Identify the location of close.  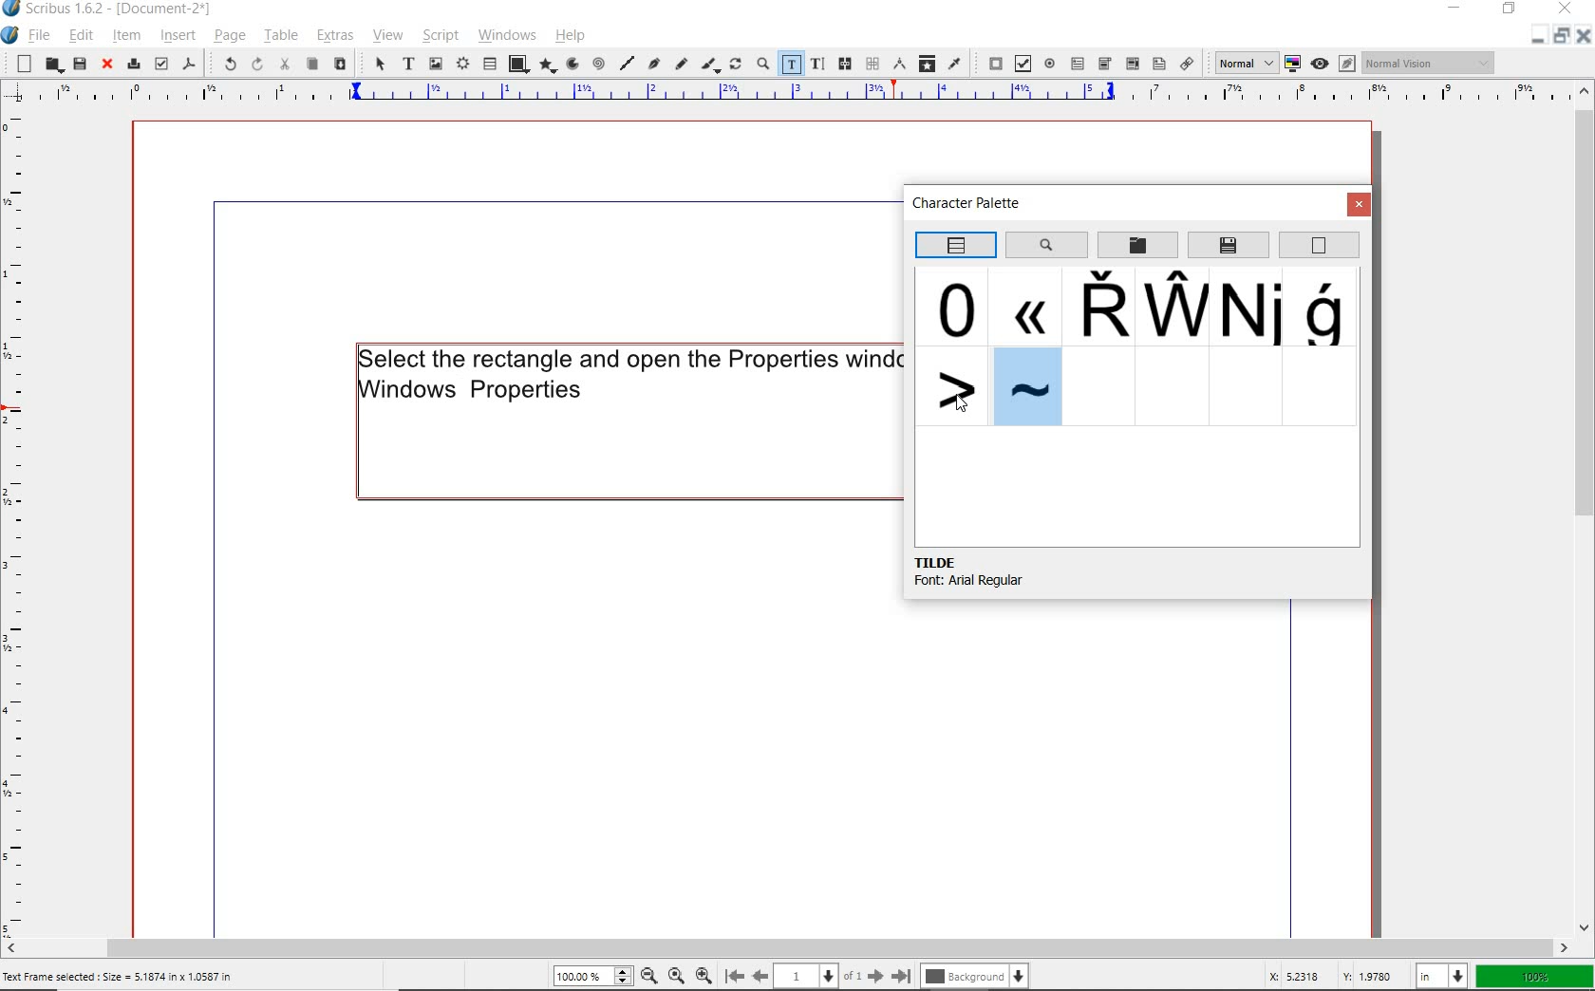
(1360, 205).